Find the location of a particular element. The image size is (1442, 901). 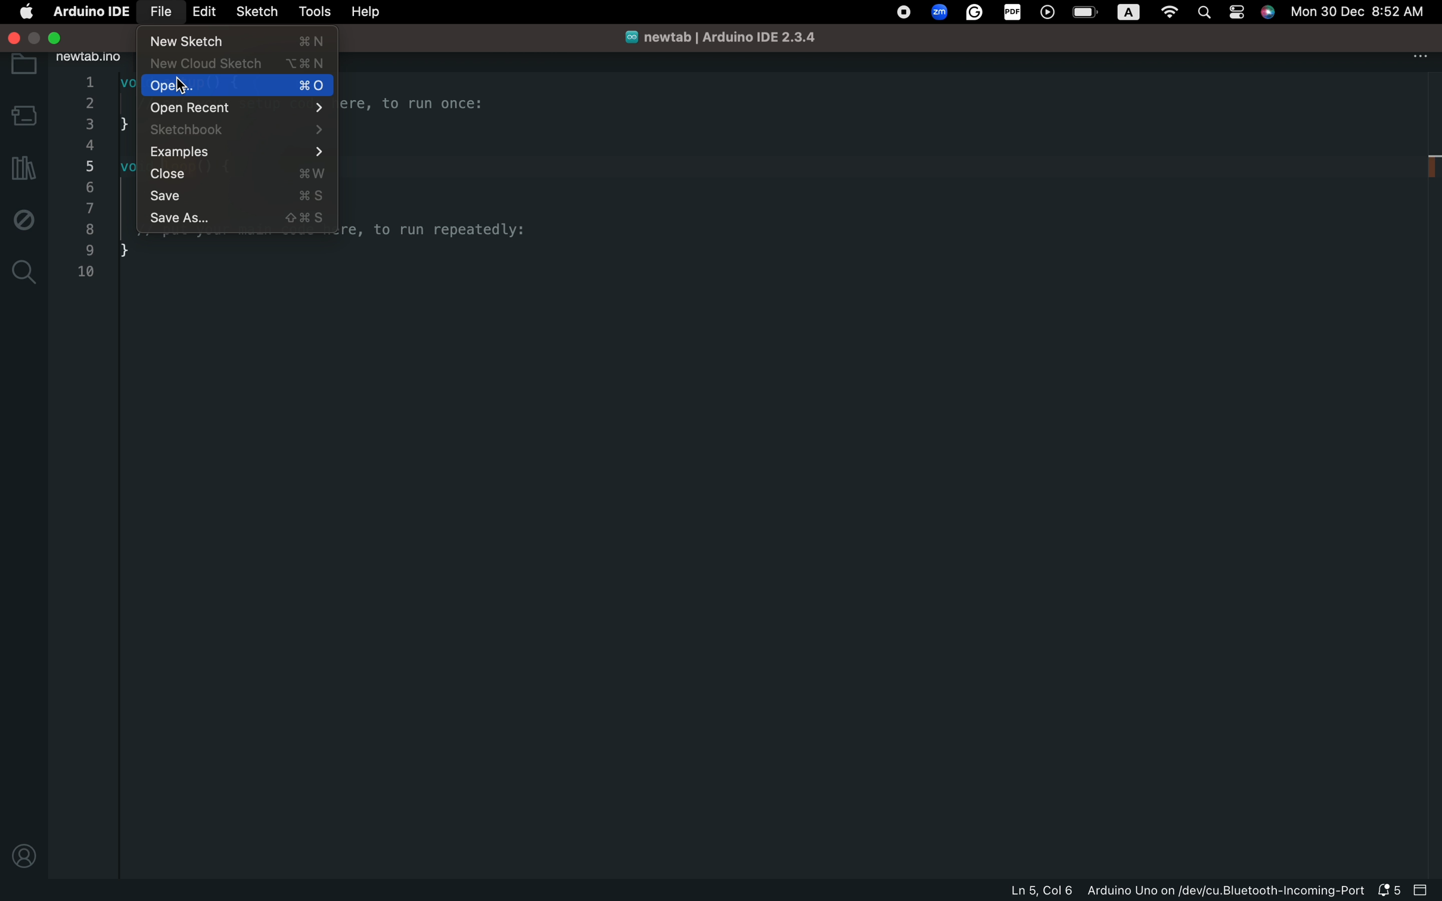

a logo is located at coordinates (1129, 13).